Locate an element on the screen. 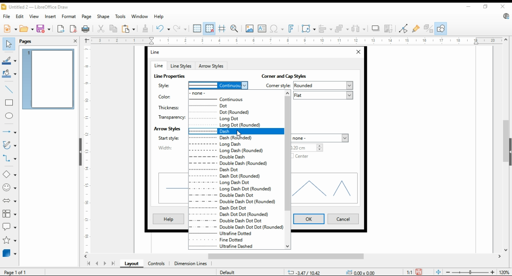 This screenshot has width=512, height=276. start style is located at coordinates (168, 138).